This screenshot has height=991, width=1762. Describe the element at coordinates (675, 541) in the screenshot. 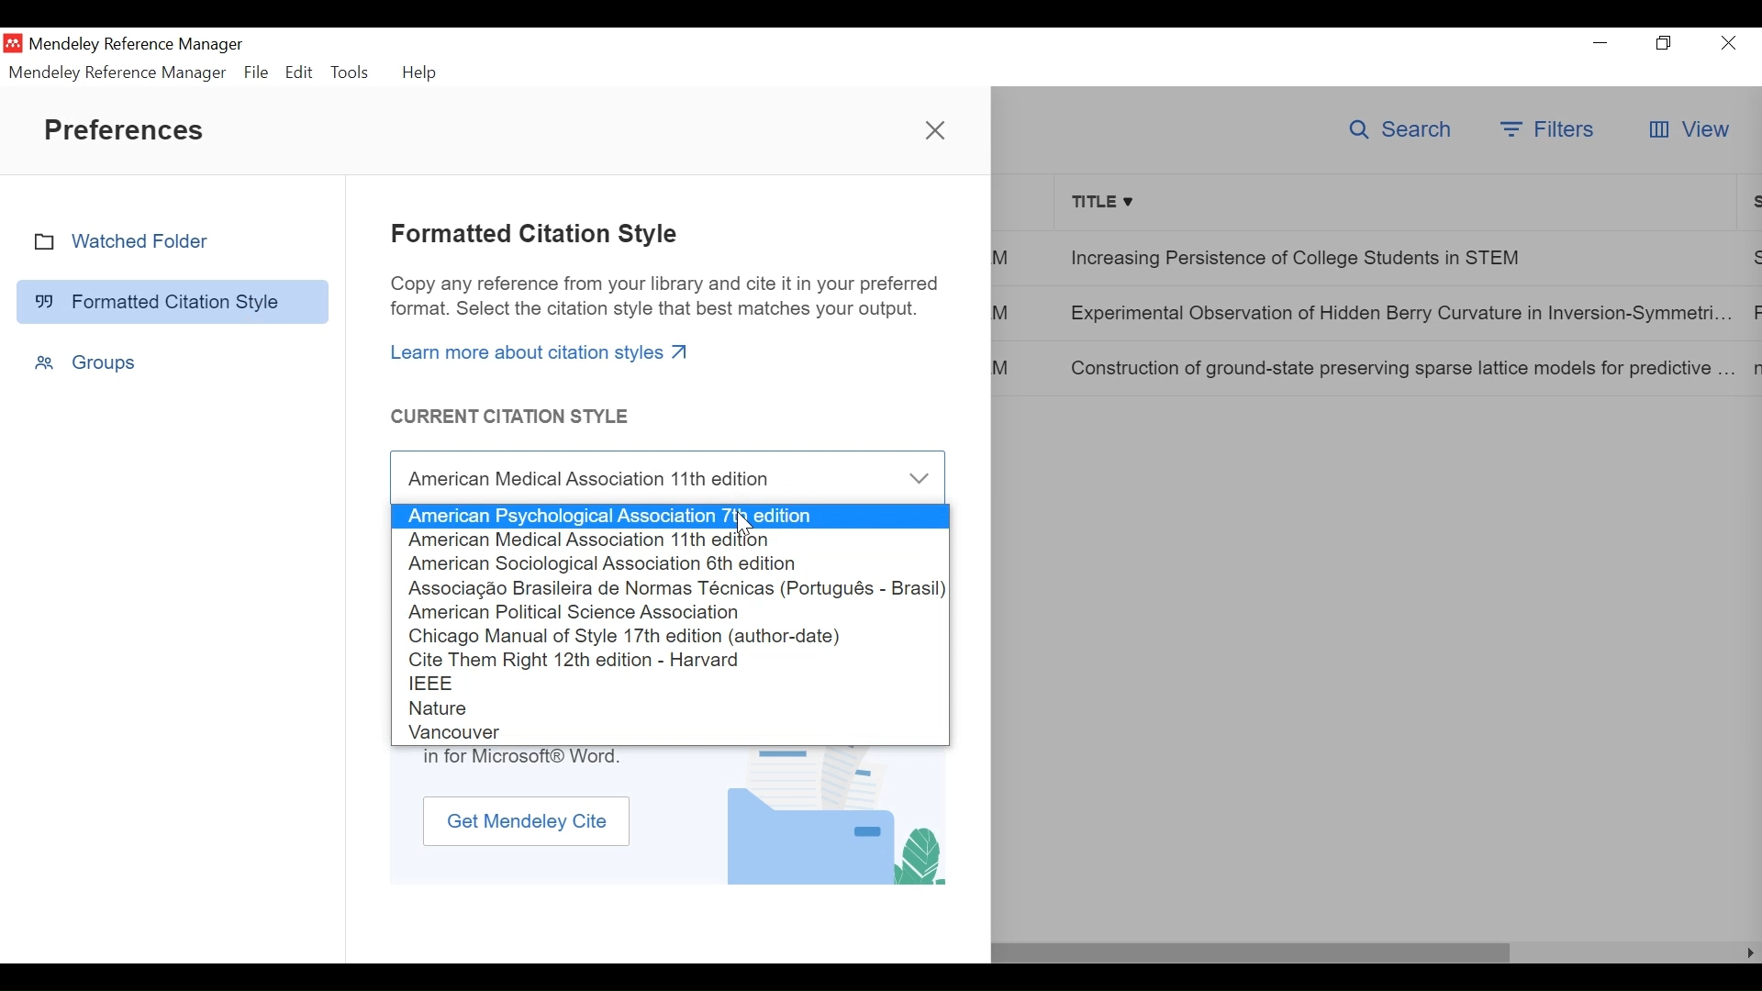

I see `American Medical Association 11th edition` at that location.